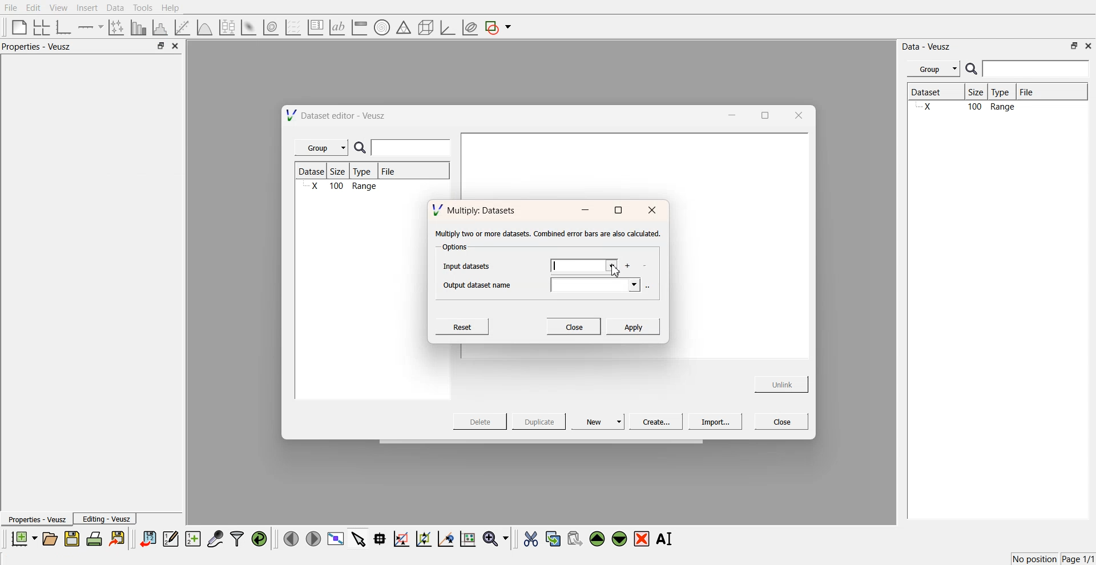 The width and height of the screenshot is (1096, 565). Describe the element at coordinates (337, 115) in the screenshot. I see `Dataset editor - Veusz` at that location.